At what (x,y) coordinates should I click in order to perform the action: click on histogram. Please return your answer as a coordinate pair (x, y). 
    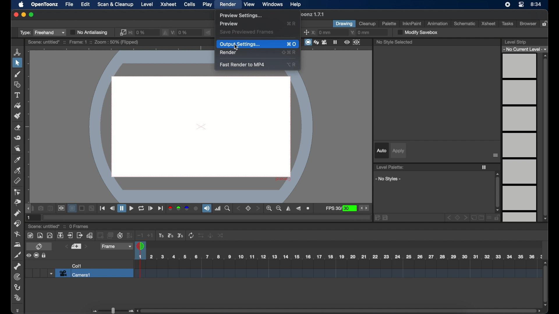
    Looking at the image, I should click on (218, 208).